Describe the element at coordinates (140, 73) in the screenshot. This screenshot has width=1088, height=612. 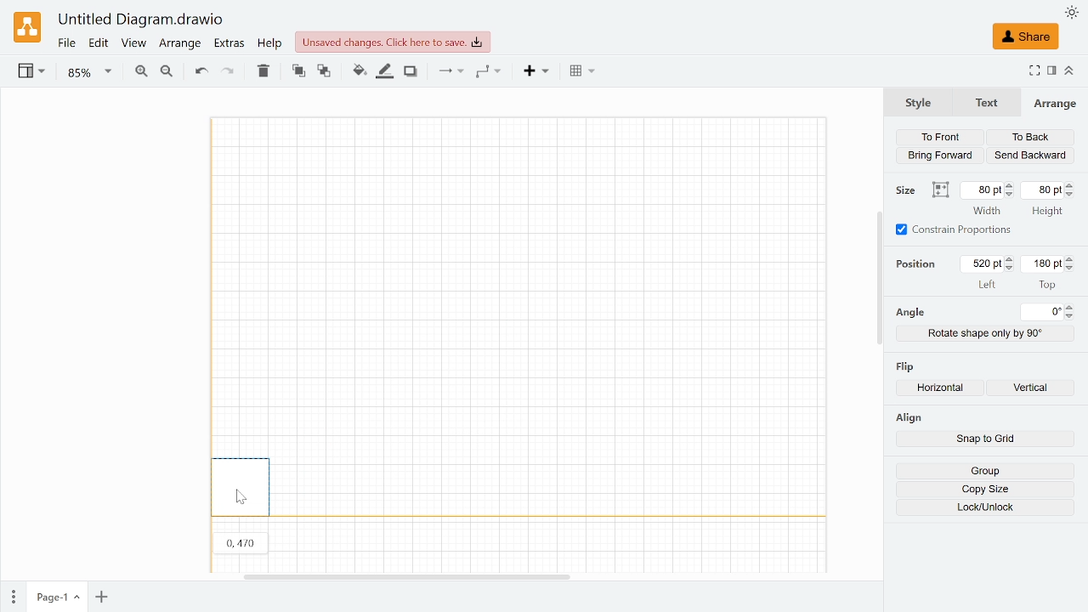
I see `Zoom in` at that location.